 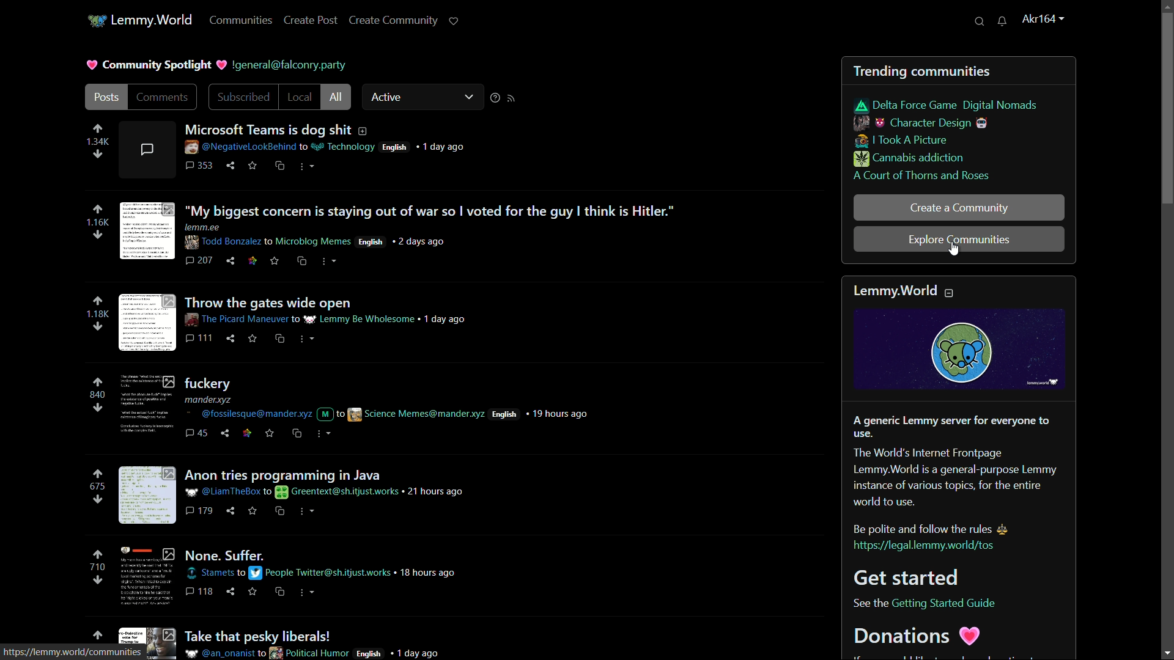 I want to click on upvote, so click(x=97, y=210).